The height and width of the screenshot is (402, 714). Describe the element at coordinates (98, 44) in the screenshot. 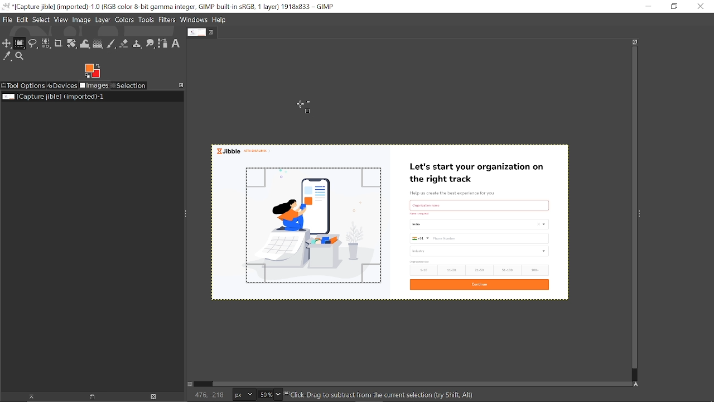

I see `Gradient tool` at that location.